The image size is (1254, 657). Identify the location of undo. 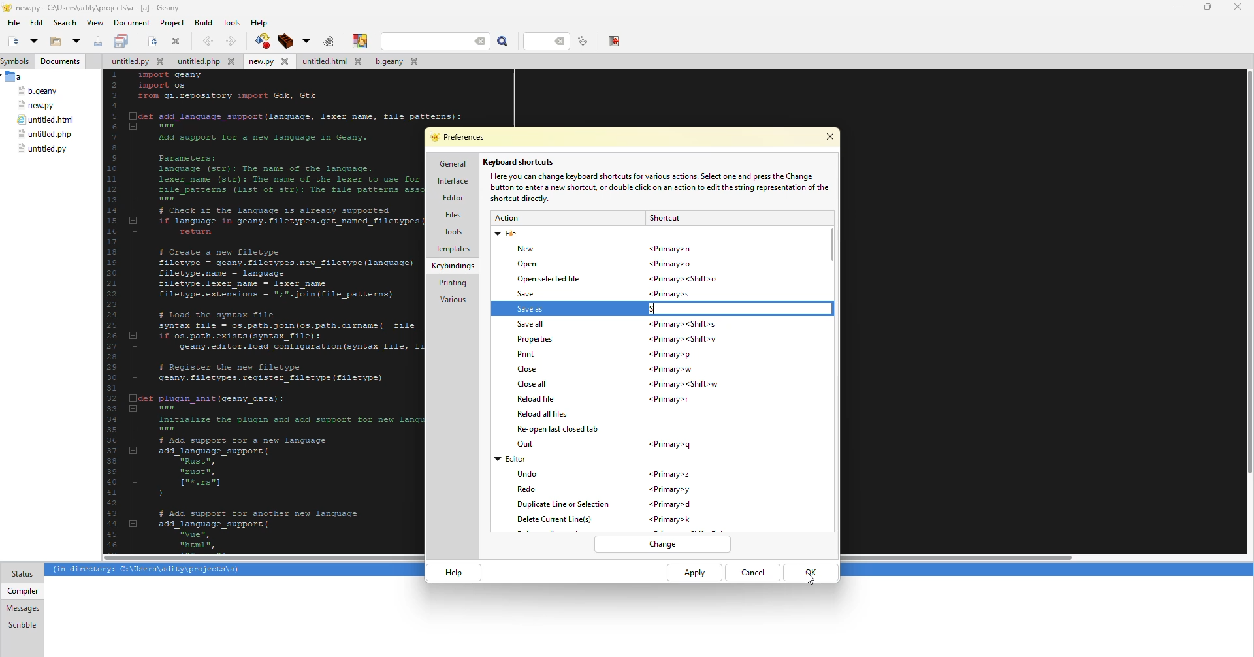
(528, 473).